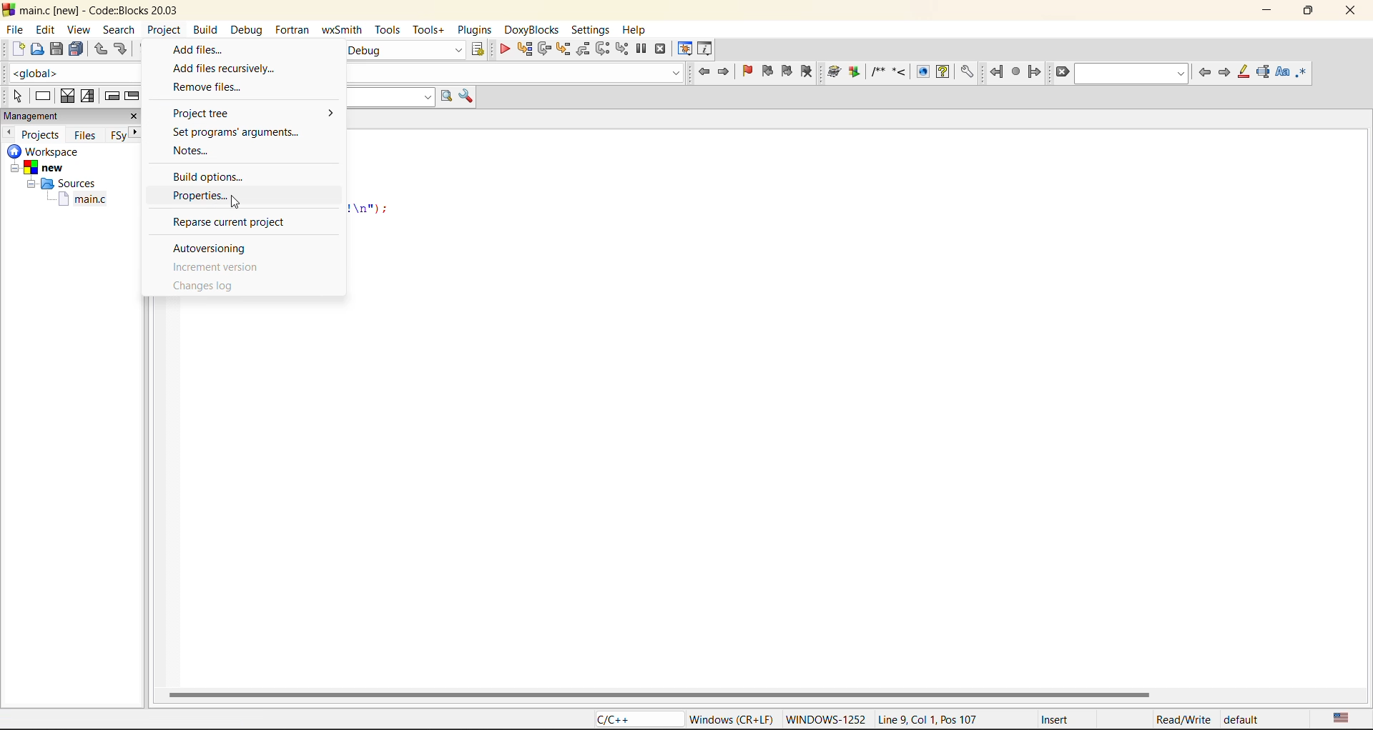 The image size is (1373, 730). What do you see at coordinates (86, 201) in the screenshot?
I see `main.c` at bounding box center [86, 201].